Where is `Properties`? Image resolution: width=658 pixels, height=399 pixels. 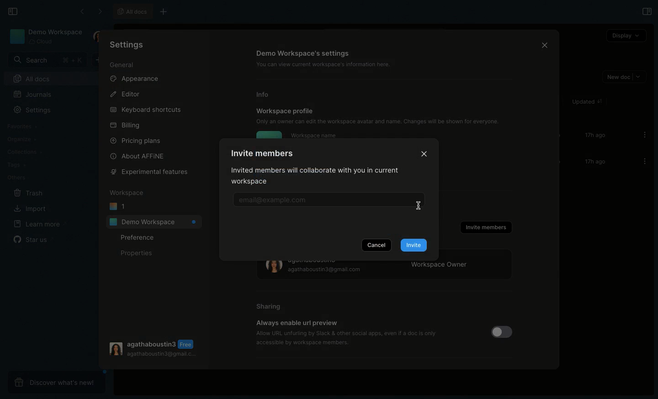
Properties is located at coordinates (135, 253).